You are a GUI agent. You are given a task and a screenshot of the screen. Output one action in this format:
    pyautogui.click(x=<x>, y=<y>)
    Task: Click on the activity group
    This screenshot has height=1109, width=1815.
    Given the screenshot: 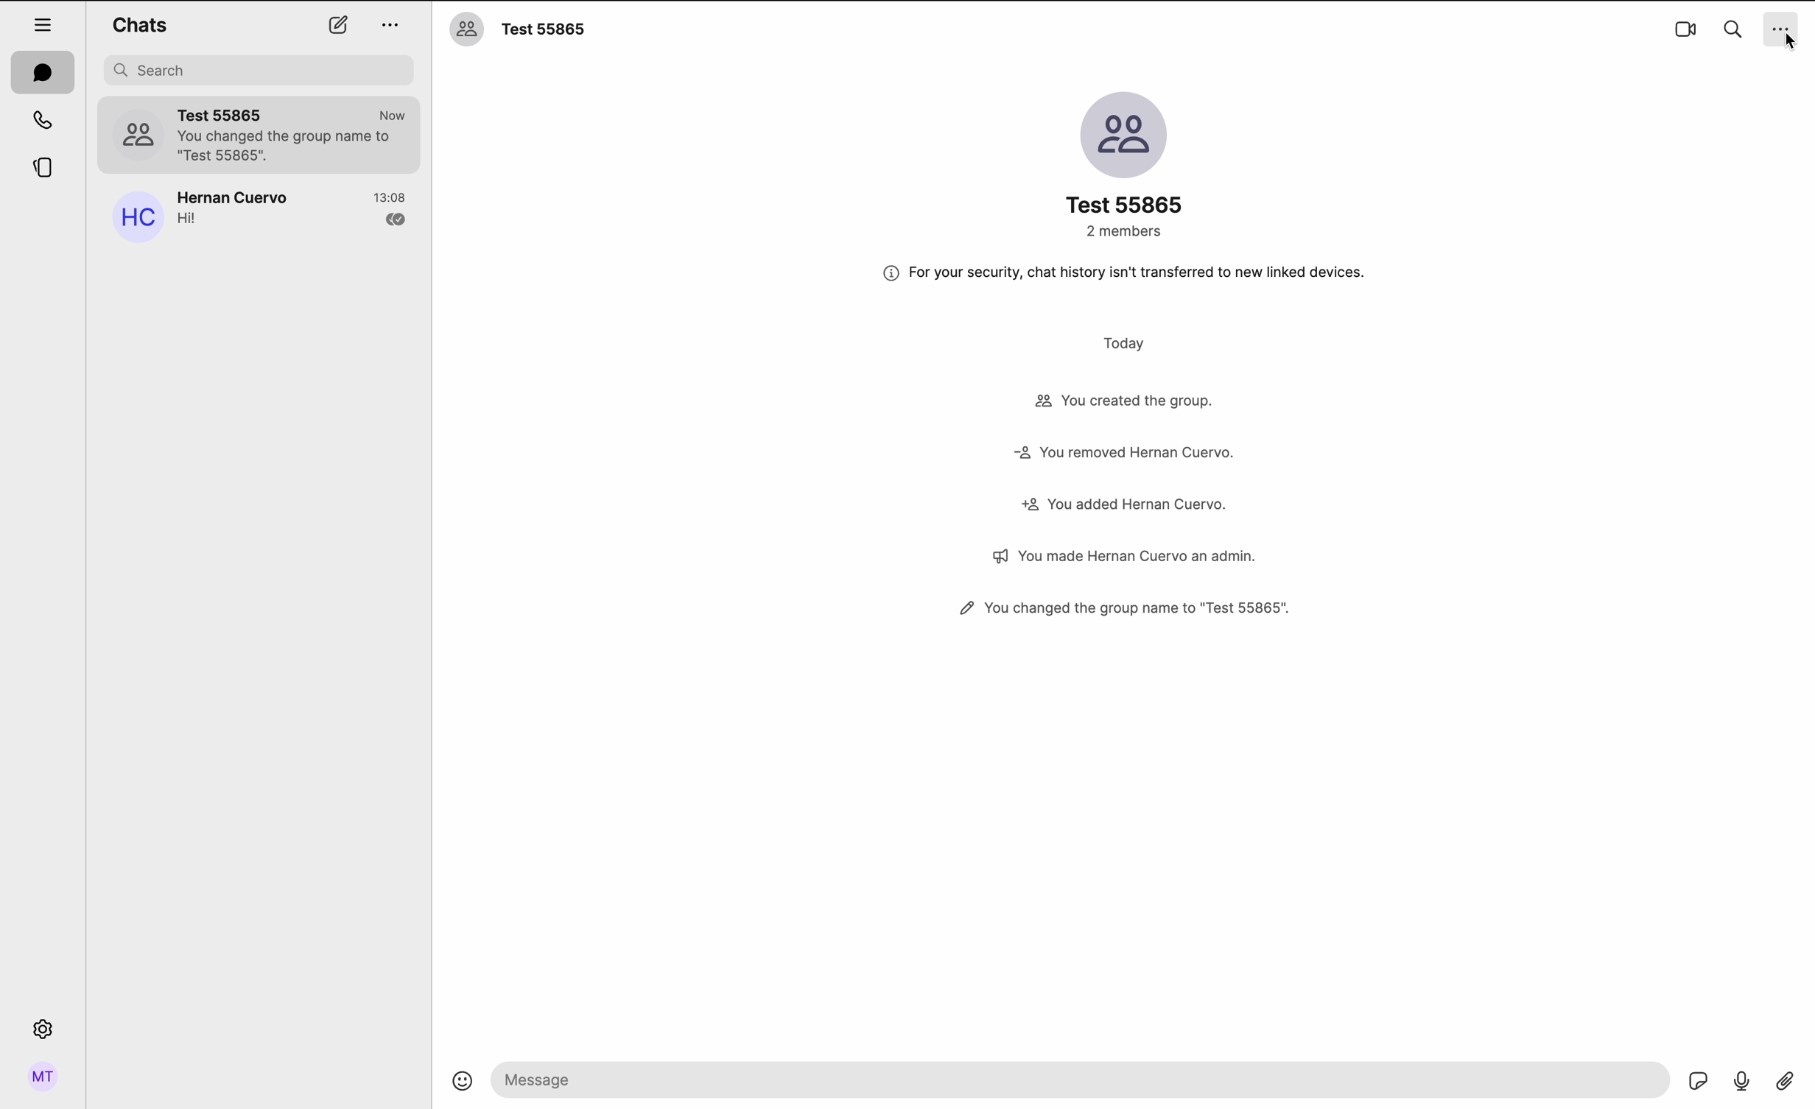 What is the action you would take?
    pyautogui.click(x=1126, y=501)
    